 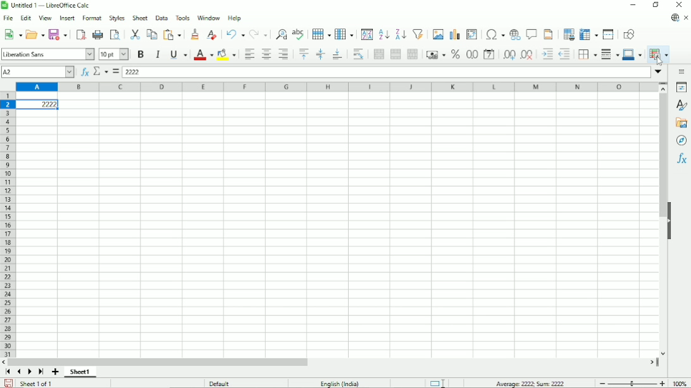 I want to click on Close, so click(x=679, y=5).